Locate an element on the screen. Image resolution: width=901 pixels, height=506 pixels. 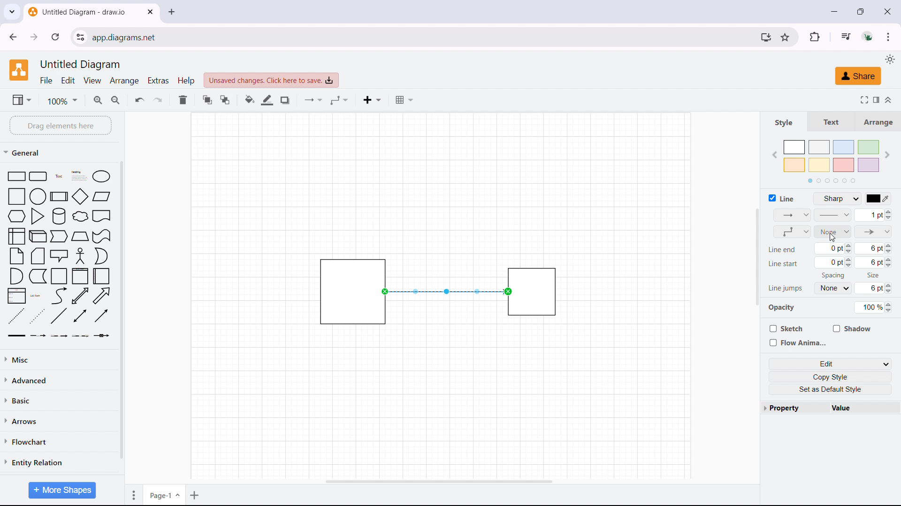
conncetion is located at coordinates (313, 100).